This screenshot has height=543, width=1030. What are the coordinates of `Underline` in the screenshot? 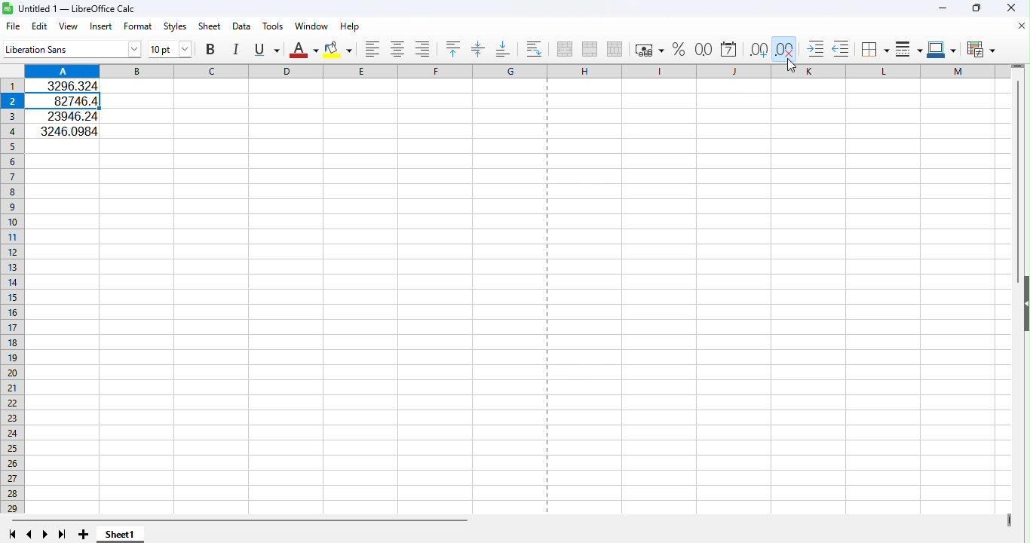 It's located at (266, 51).